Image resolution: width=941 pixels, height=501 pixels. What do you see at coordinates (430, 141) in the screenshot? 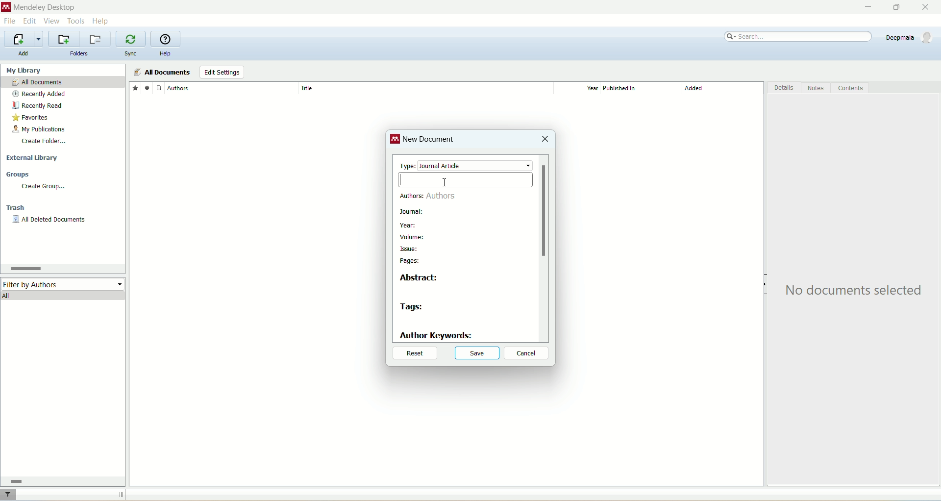
I see `new document` at bounding box center [430, 141].